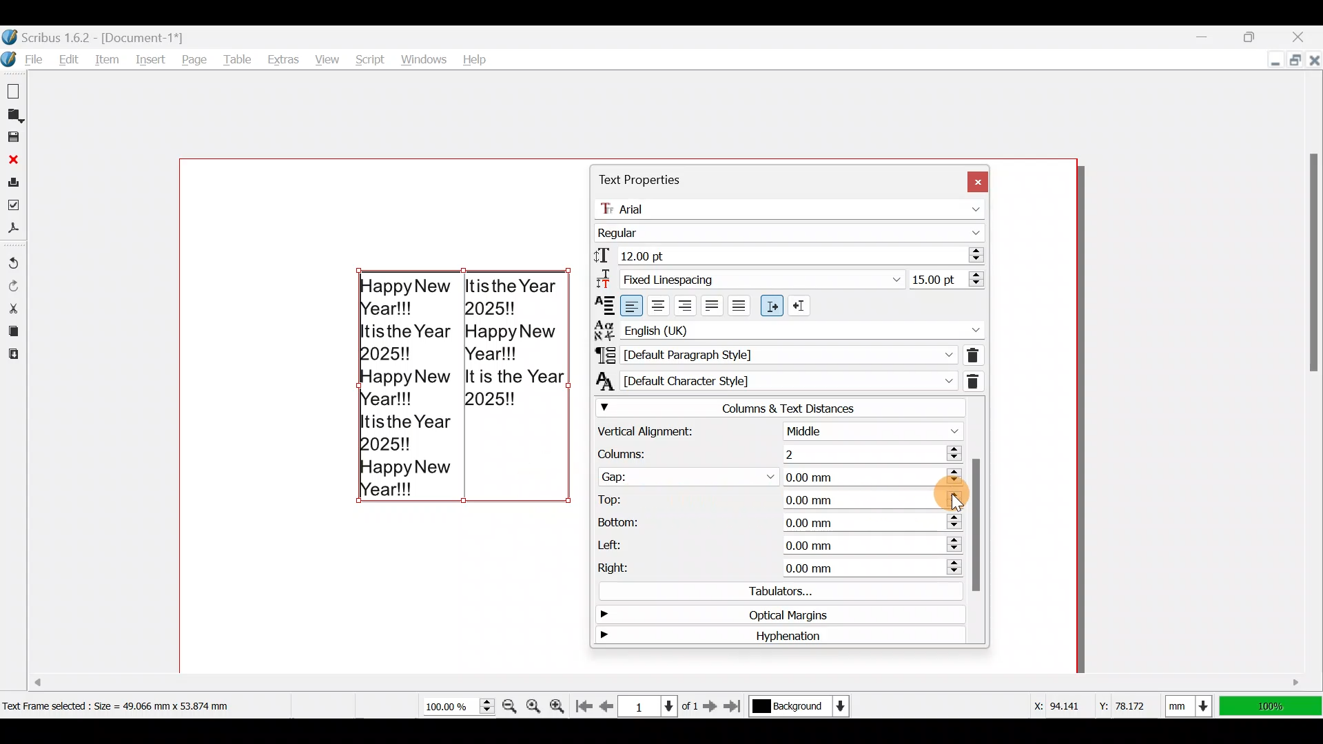 The width and height of the screenshot is (1323, 744). I want to click on Align text right, so click(687, 303).